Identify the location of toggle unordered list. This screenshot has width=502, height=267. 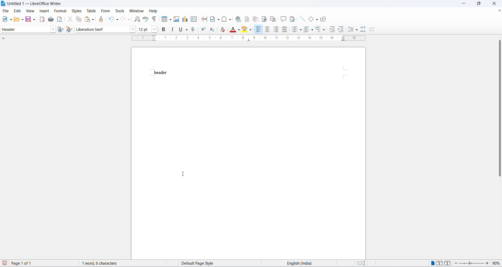
(294, 30).